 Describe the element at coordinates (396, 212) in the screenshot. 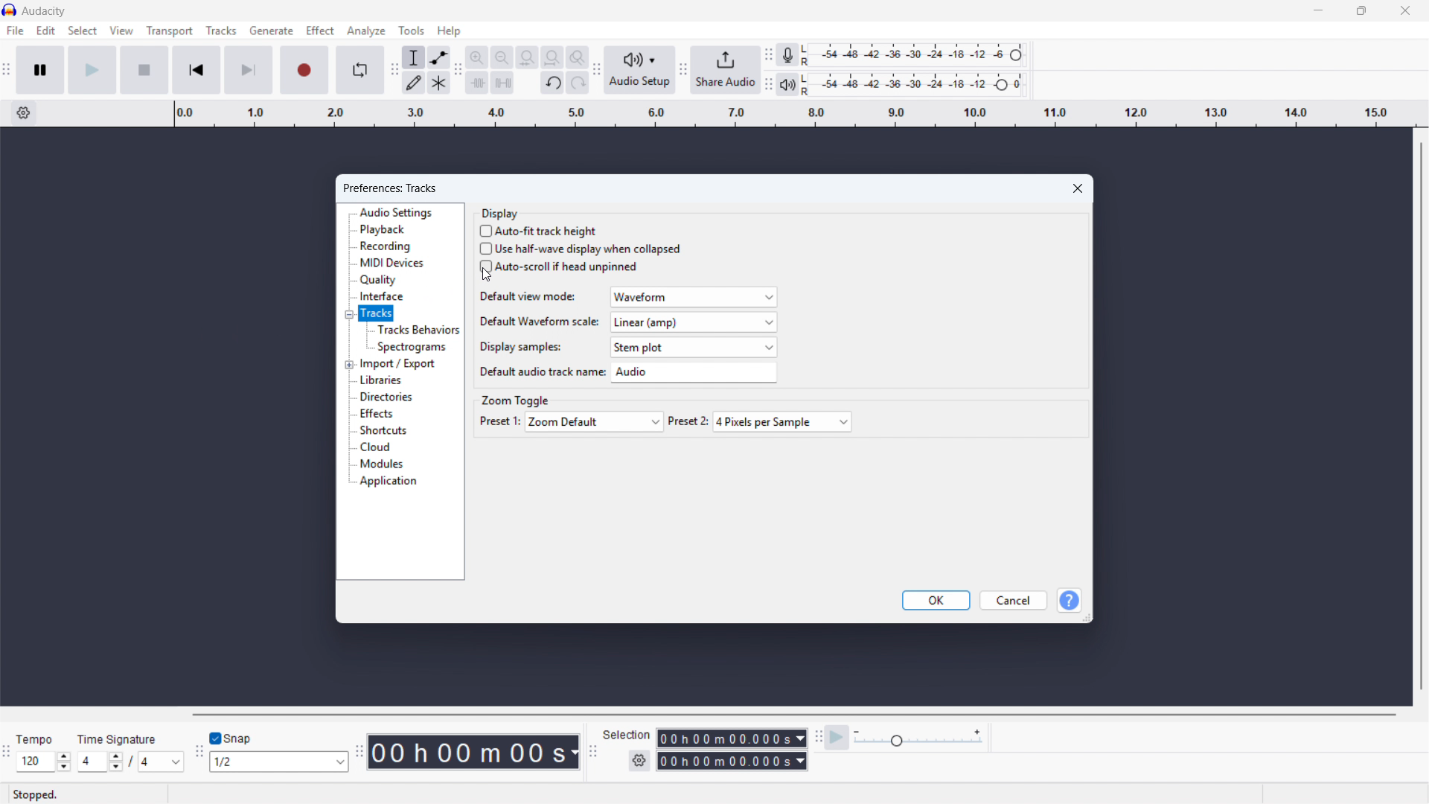

I see `audio settings` at that location.